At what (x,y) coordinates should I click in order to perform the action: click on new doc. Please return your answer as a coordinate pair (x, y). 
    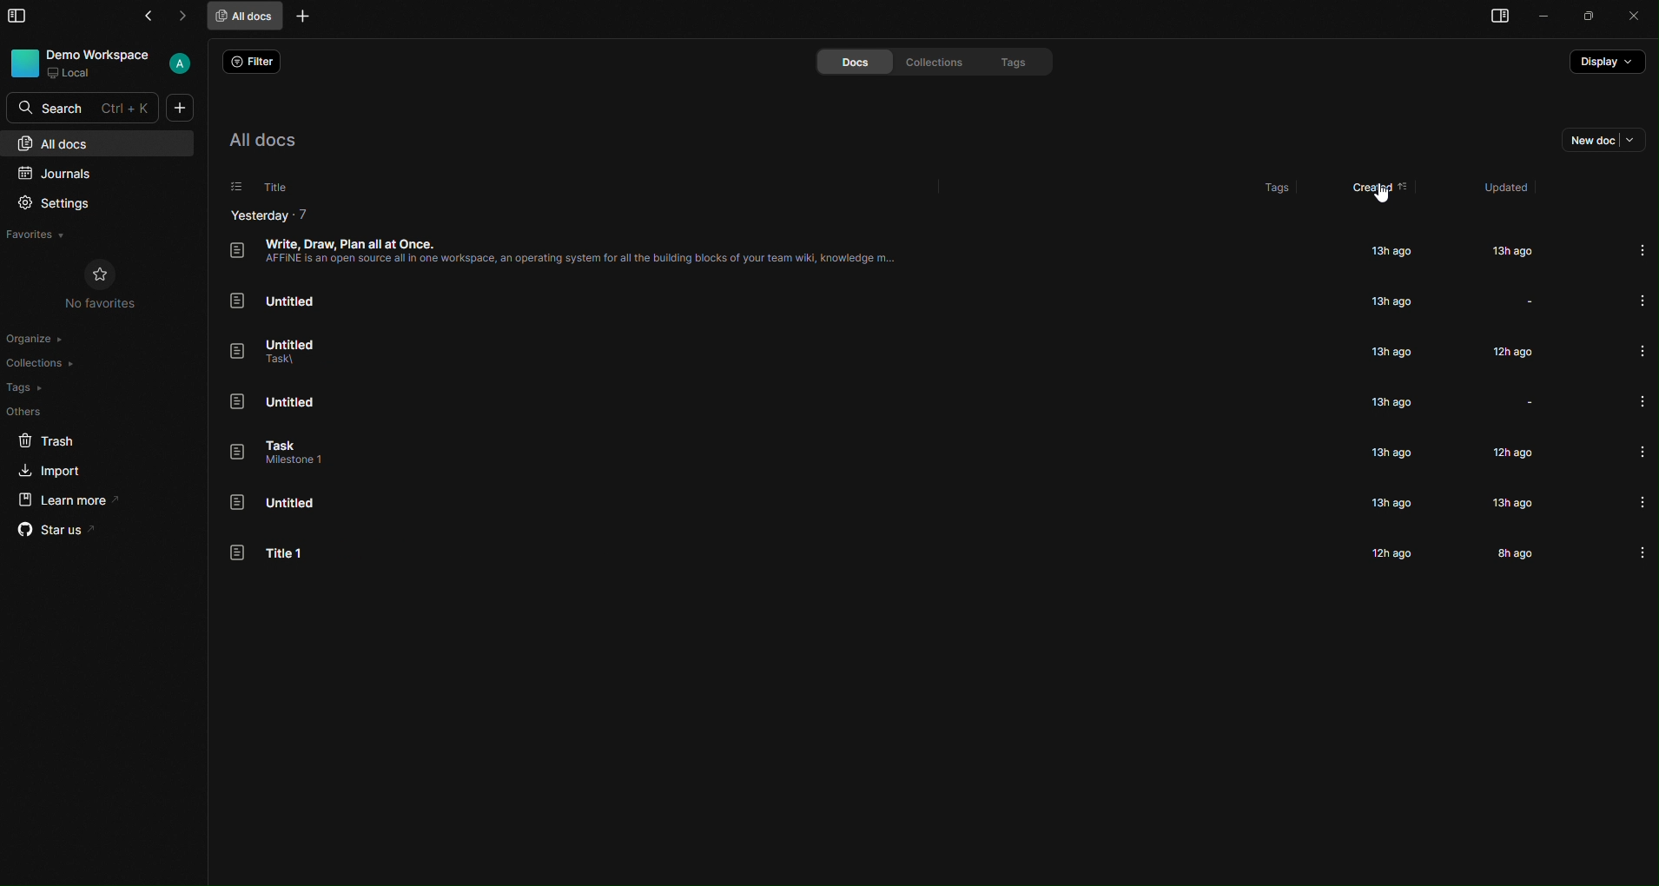
    Looking at the image, I should click on (182, 109).